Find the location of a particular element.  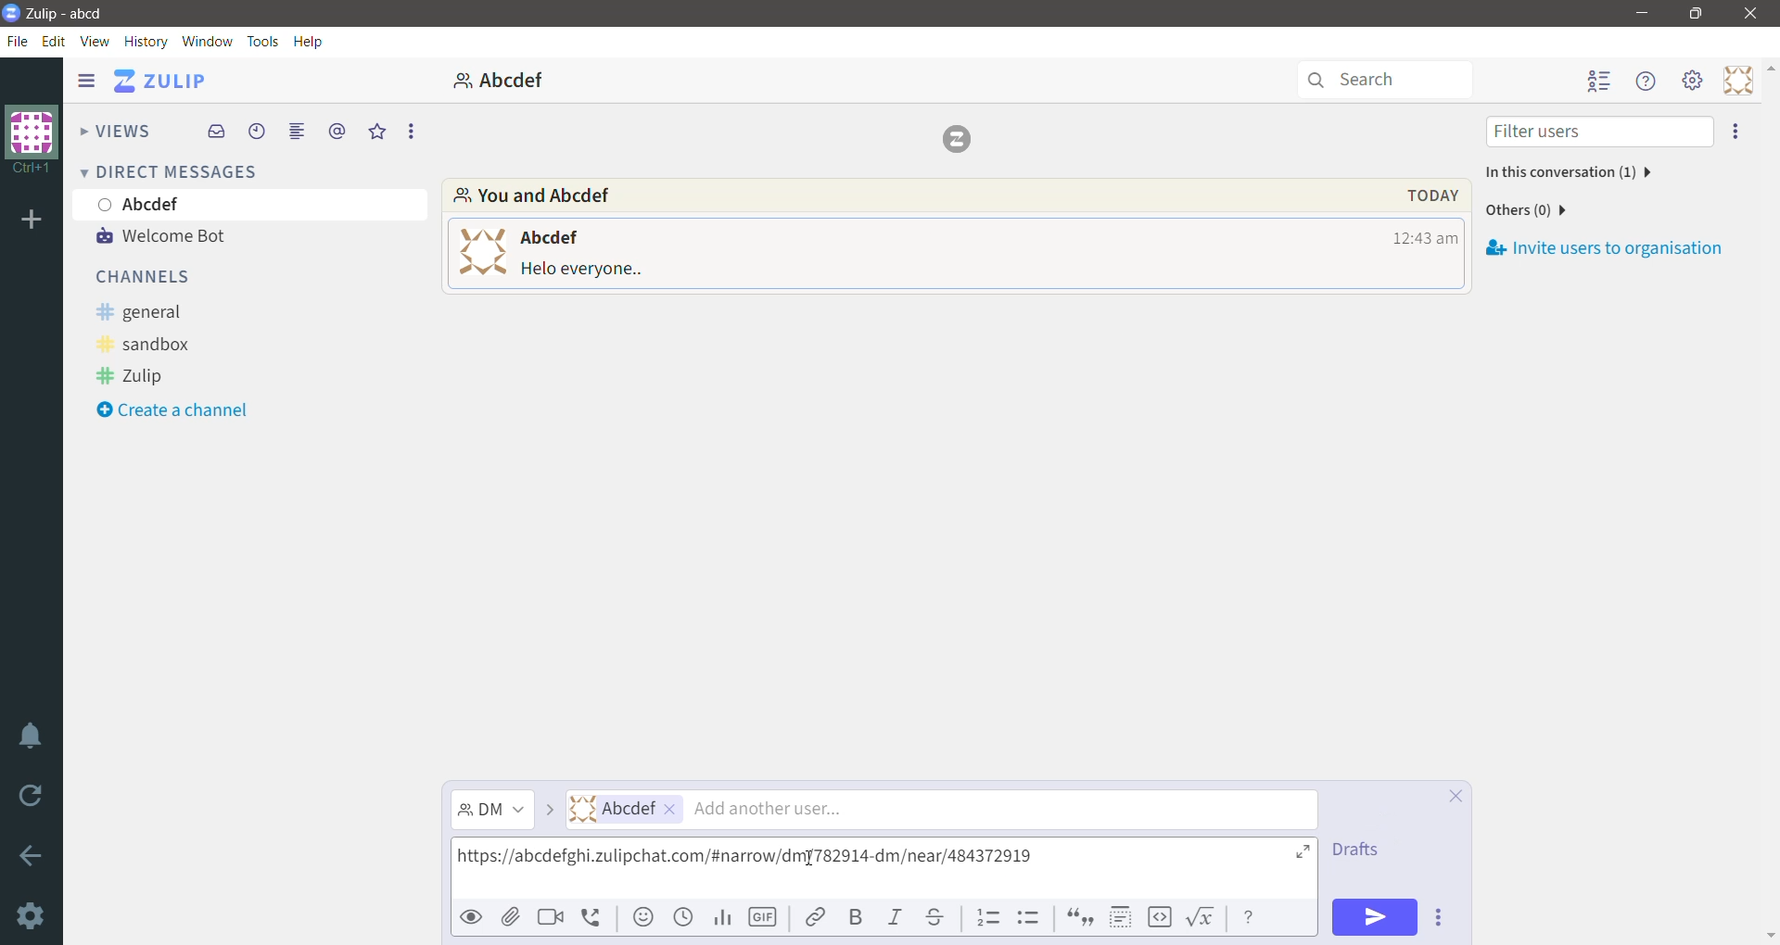

Organization Name is located at coordinates (32, 222).